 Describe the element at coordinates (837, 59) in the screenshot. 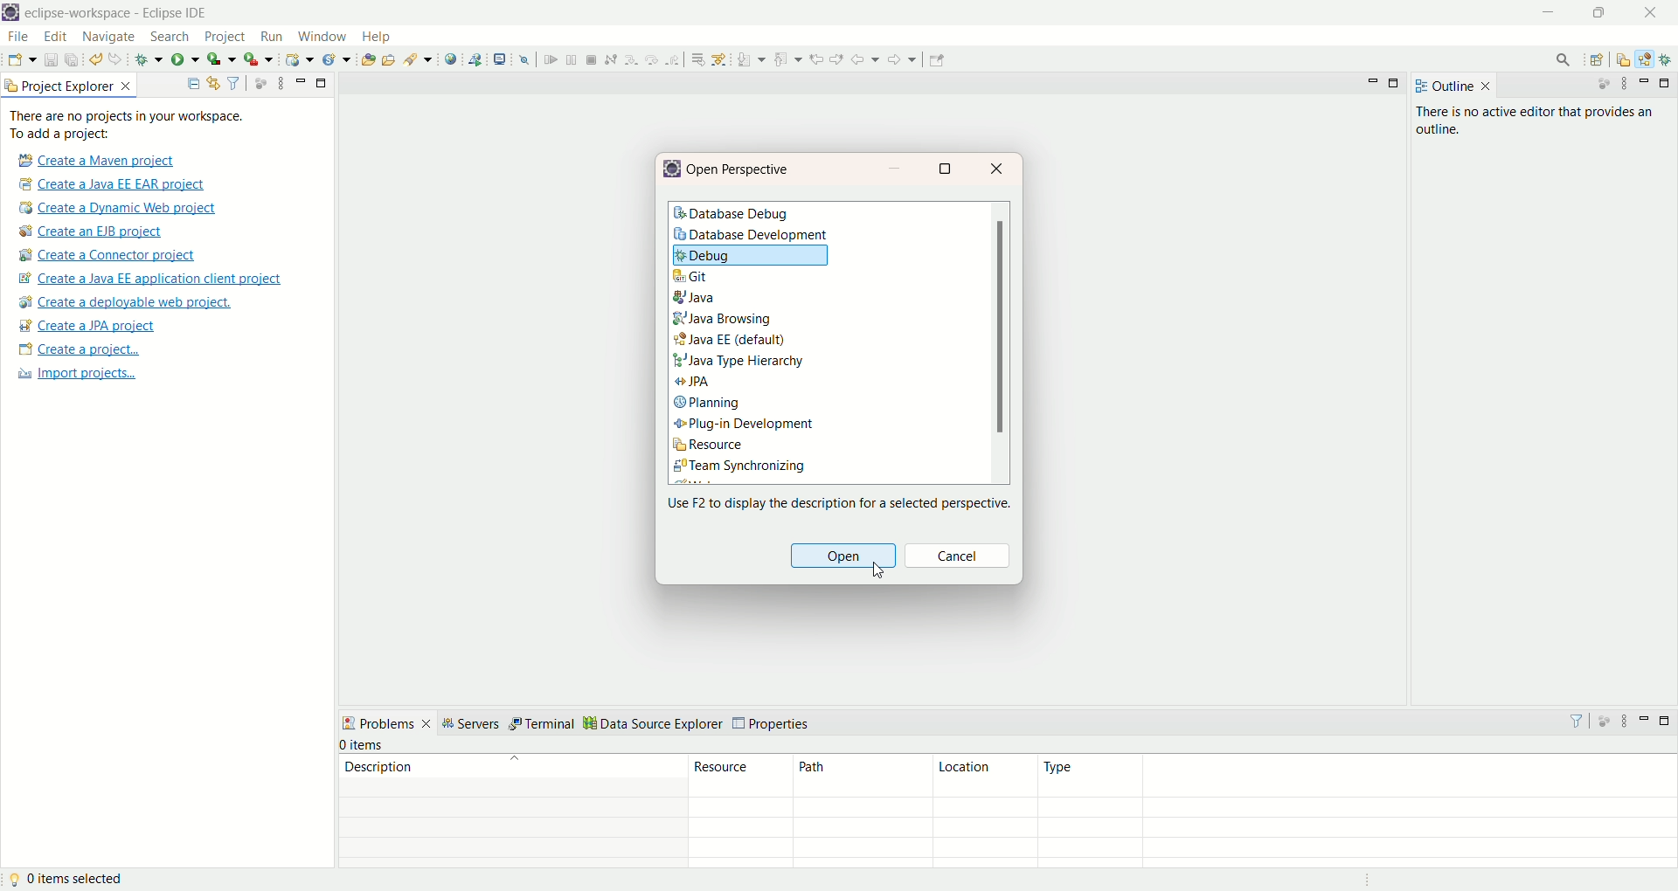

I see `previous edit location` at that location.